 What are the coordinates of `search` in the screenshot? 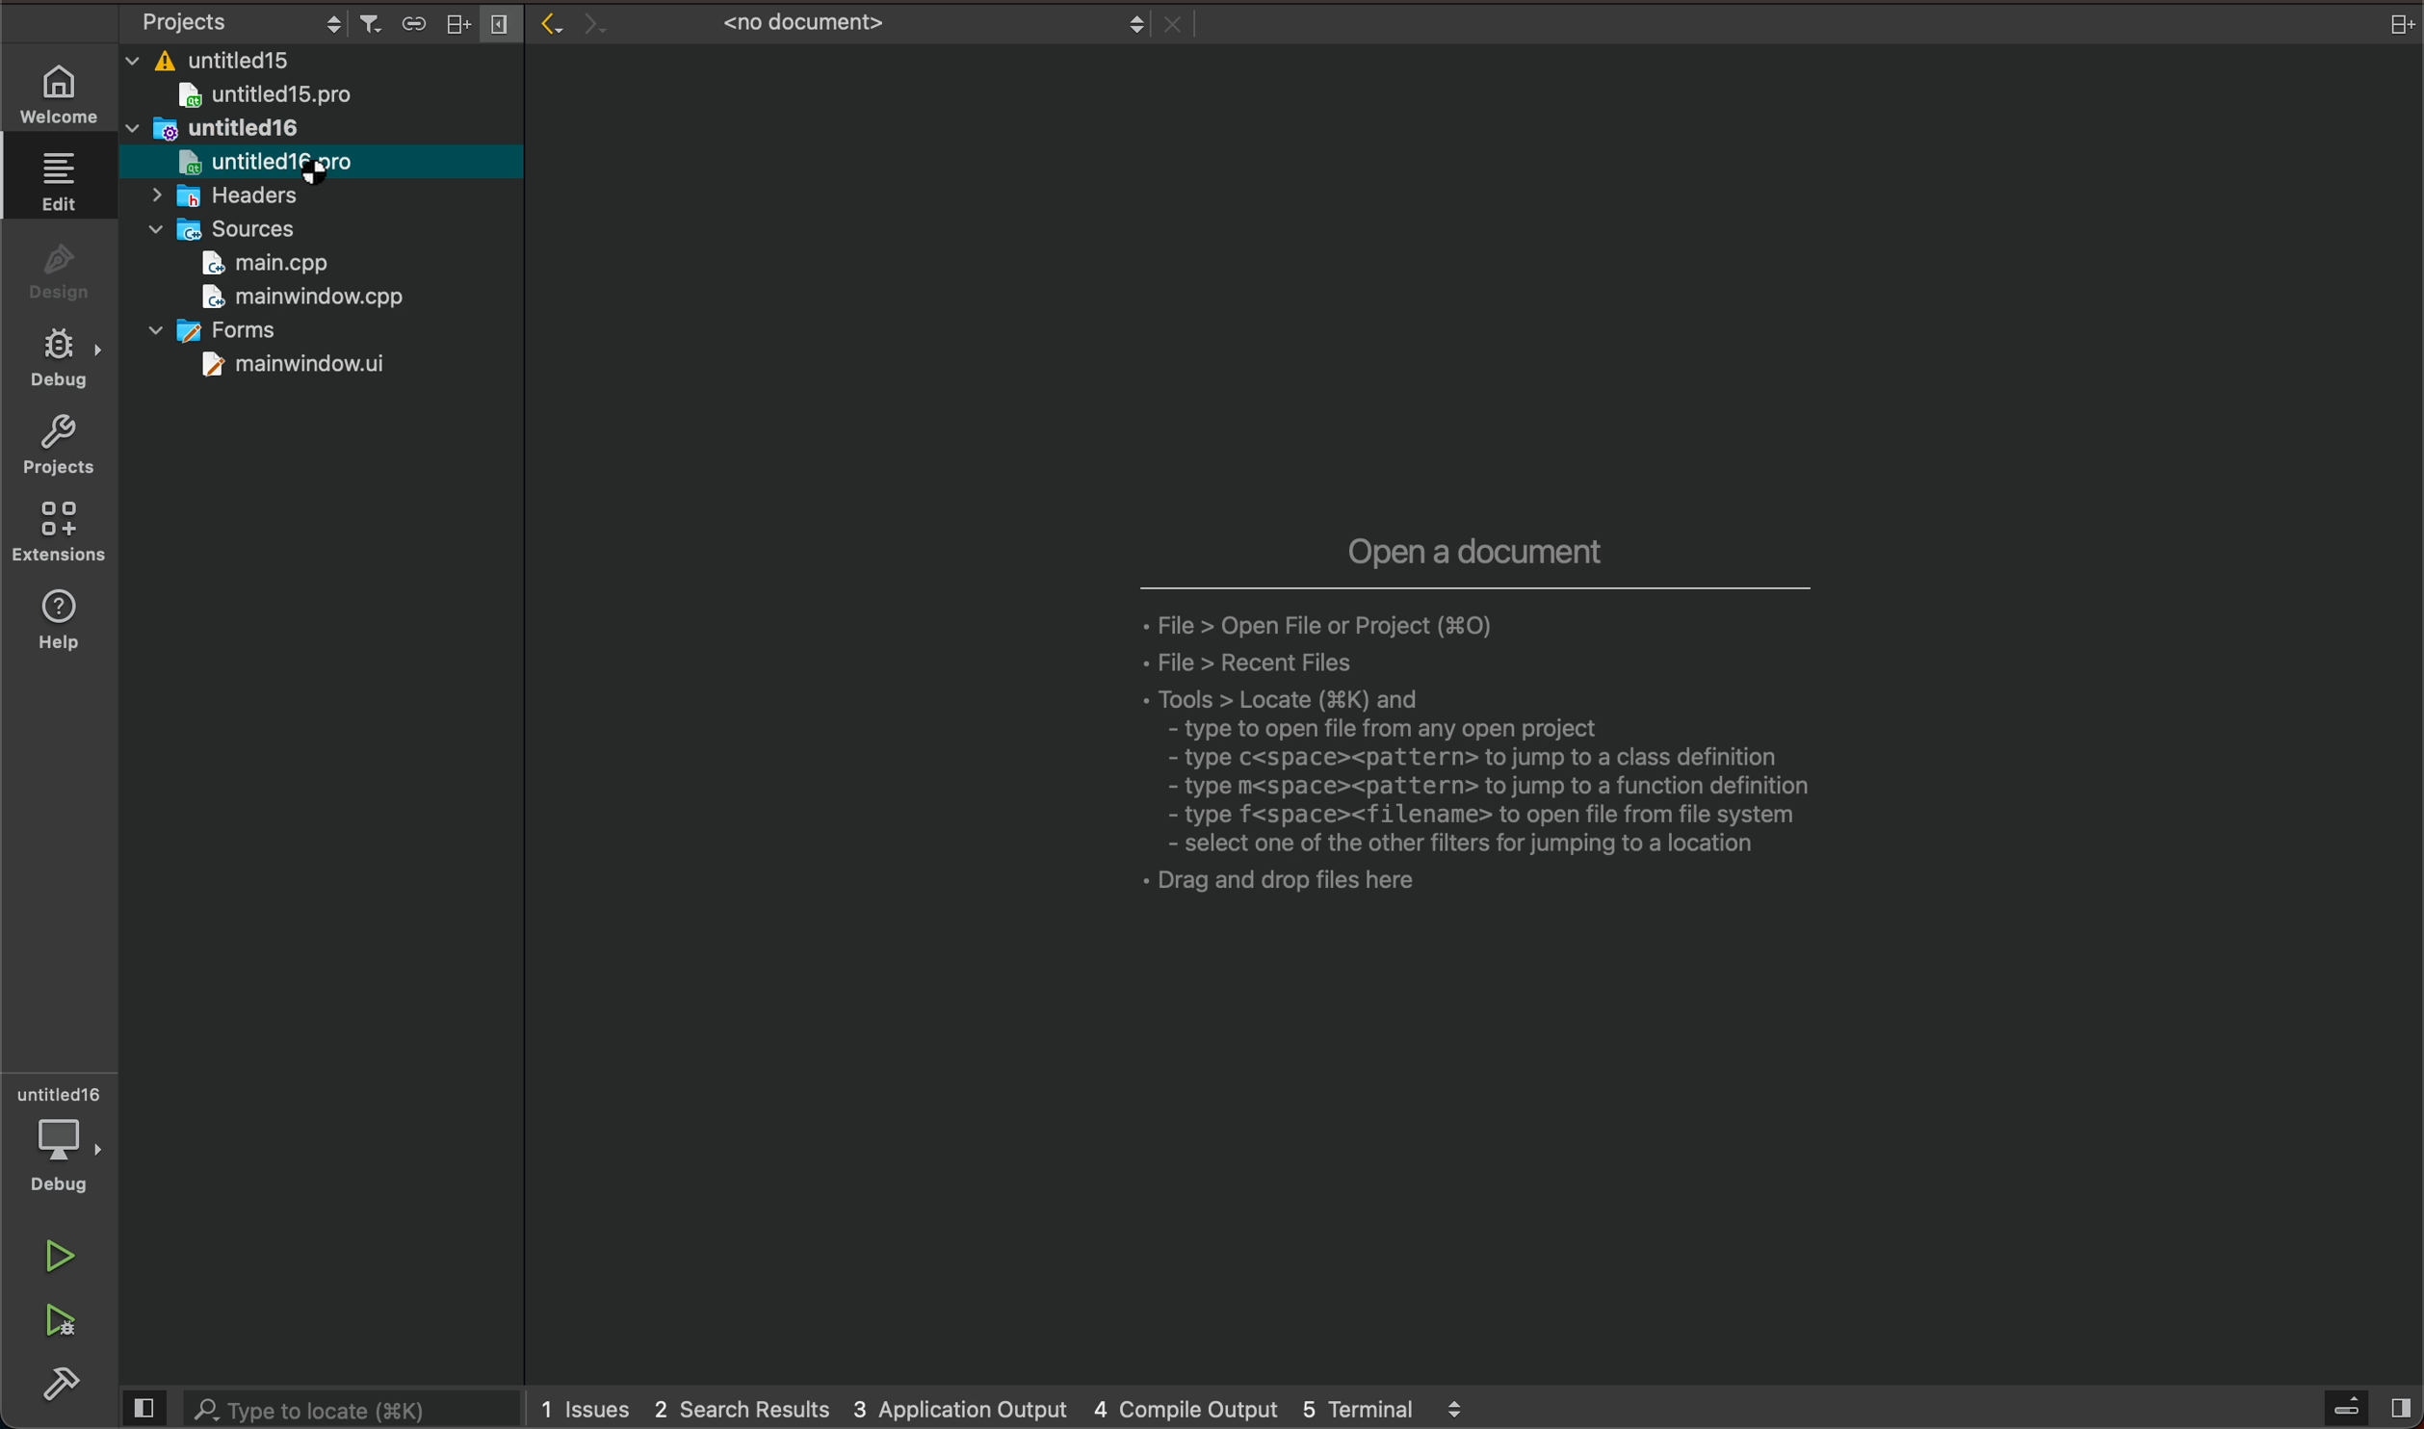 It's located at (316, 1409).